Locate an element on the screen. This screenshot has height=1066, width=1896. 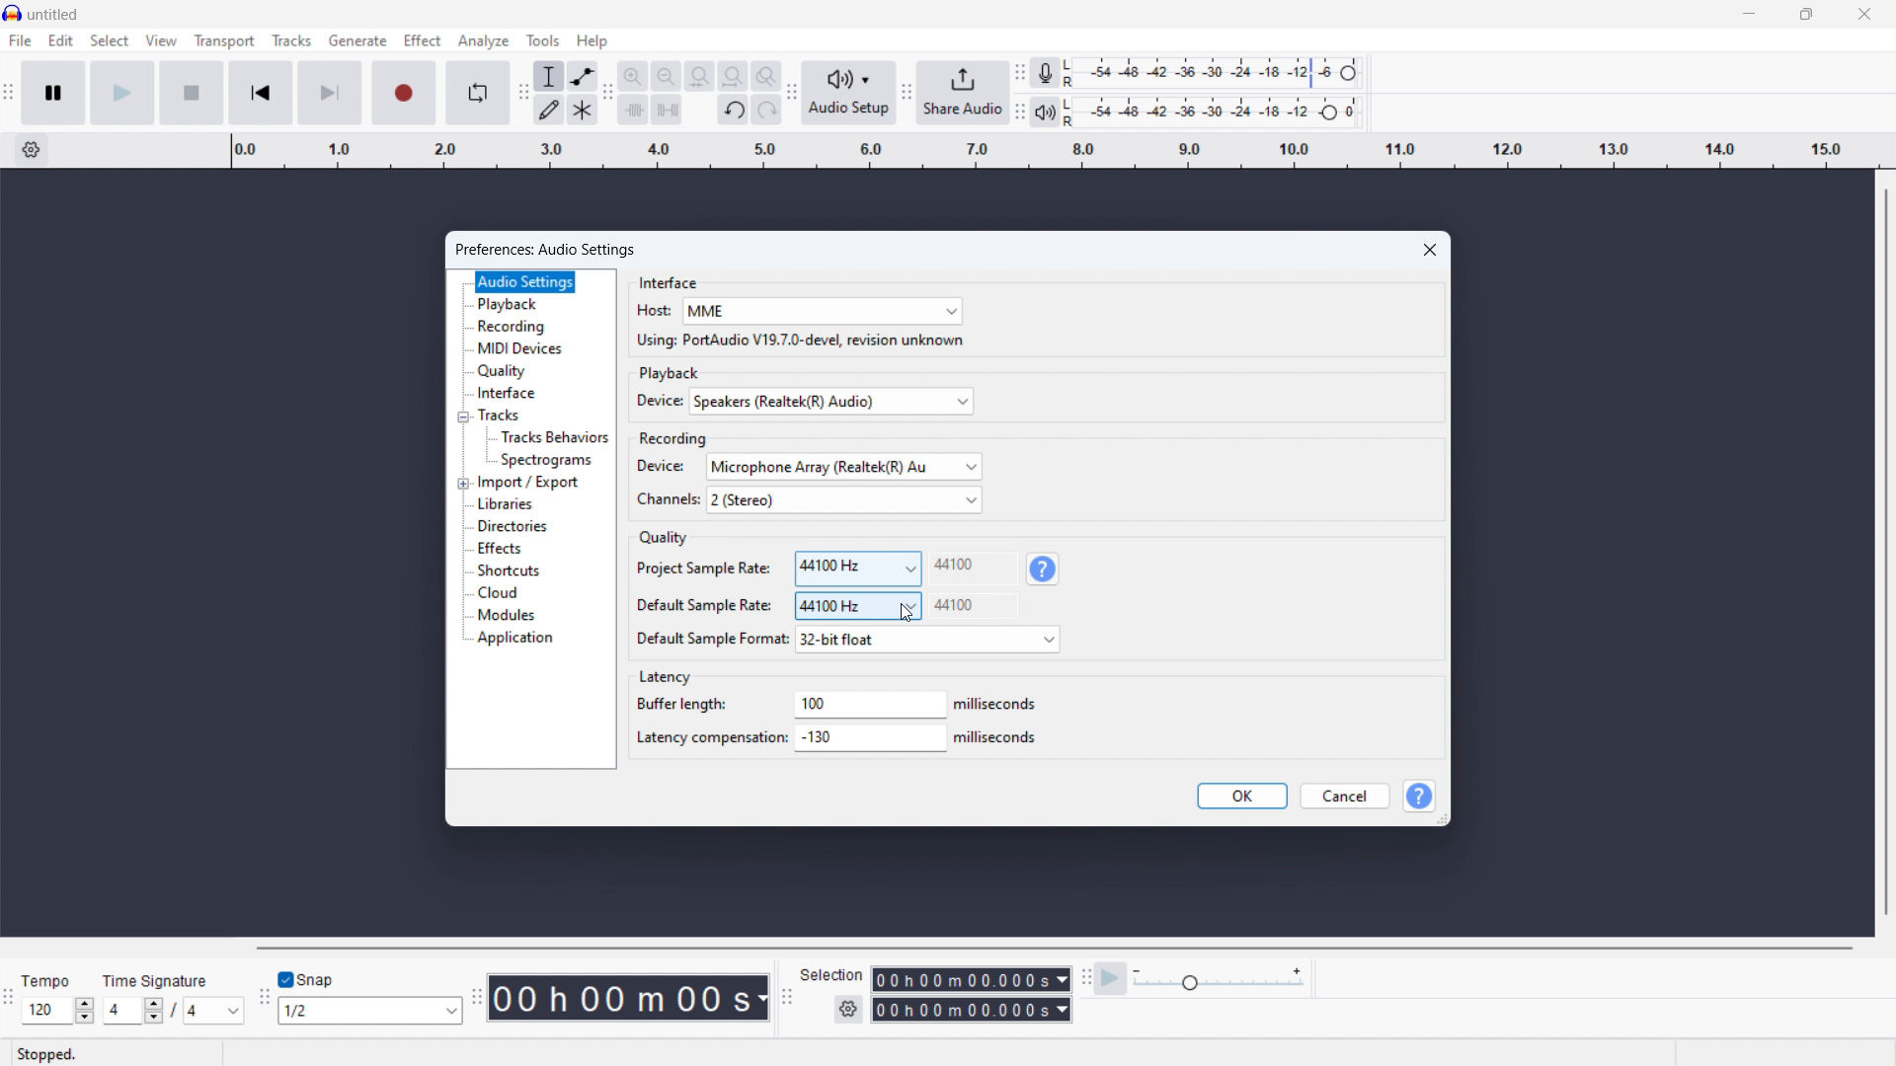
playback meter toolbar is located at coordinates (1045, 112).